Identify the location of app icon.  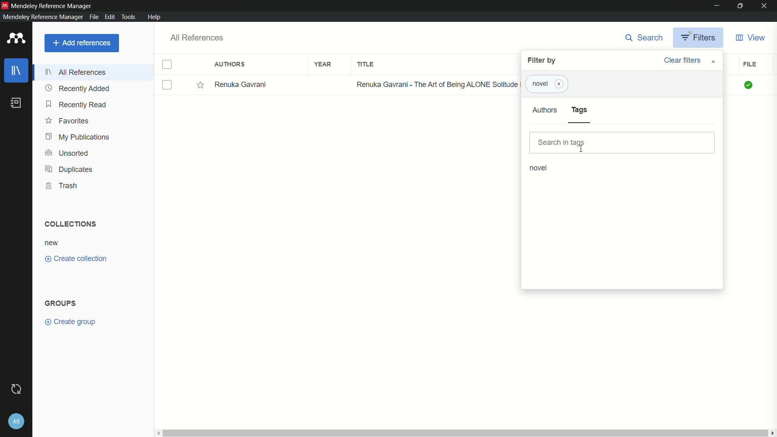
(5, 5).